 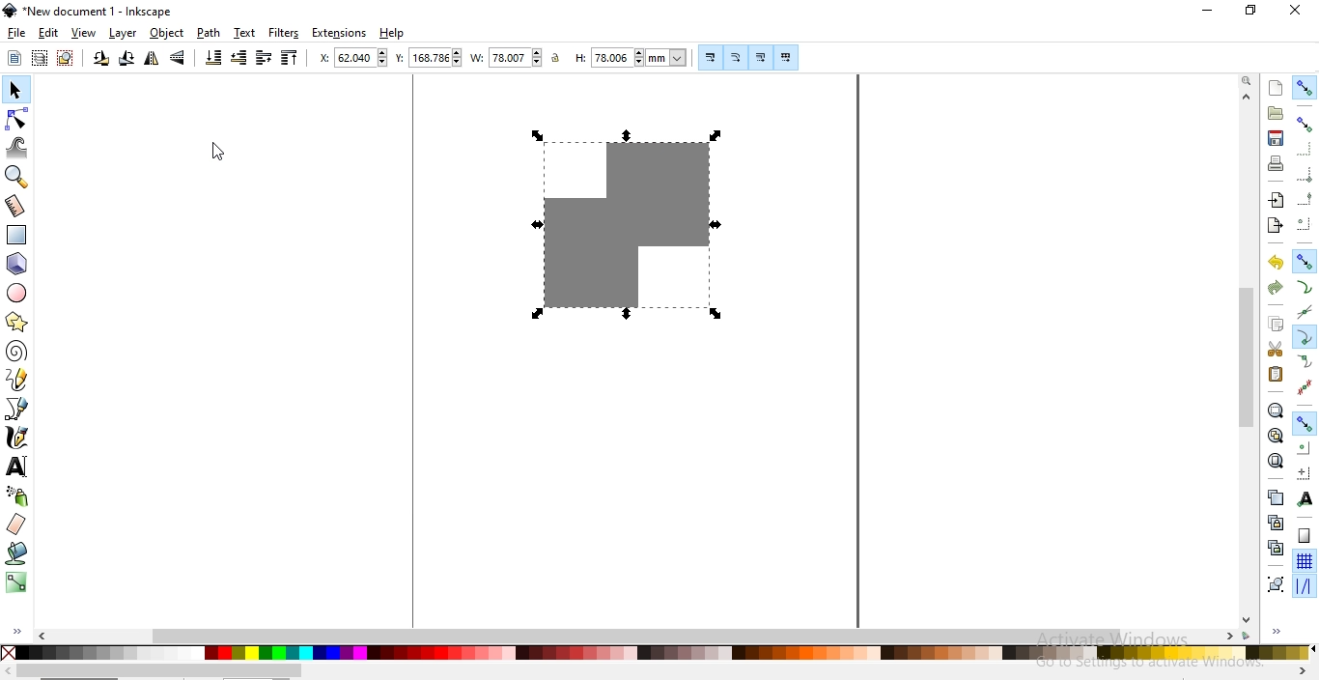 What do you see at coordinates (1305, 536) in the screenshot?
I see `snap to page border` at bounding box center [1305, 536].